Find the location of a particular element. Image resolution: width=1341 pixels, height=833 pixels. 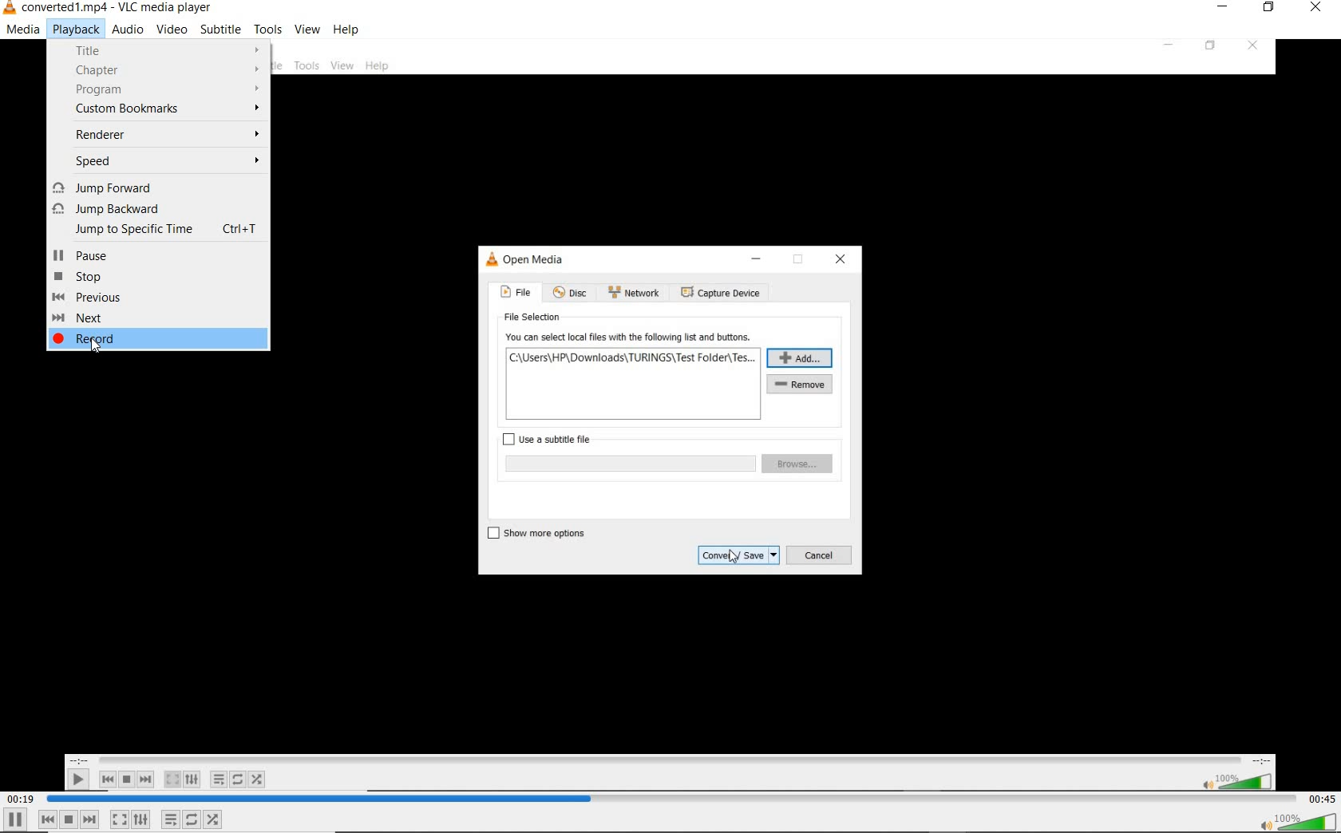

audio is located at coordinates (128, 30).